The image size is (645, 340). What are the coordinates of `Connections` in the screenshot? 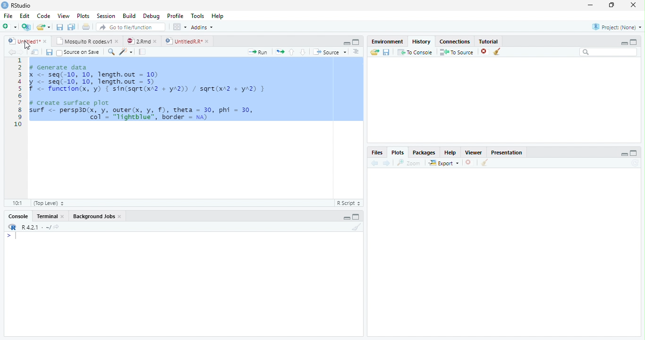 It's located at (455, 41).